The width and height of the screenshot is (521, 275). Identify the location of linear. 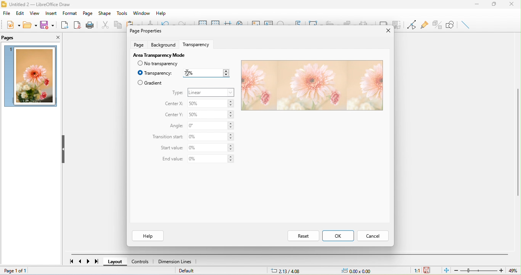
(211, 92).